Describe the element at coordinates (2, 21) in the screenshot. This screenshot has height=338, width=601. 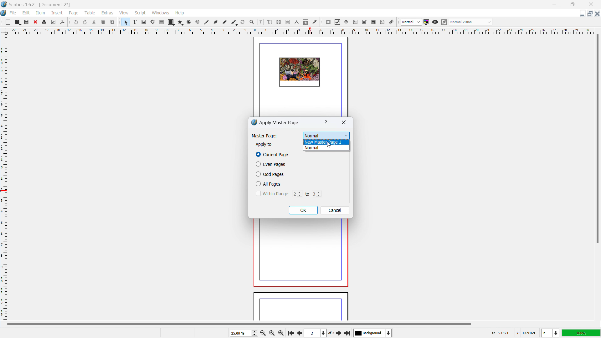
I see `move toolbox` at that location.